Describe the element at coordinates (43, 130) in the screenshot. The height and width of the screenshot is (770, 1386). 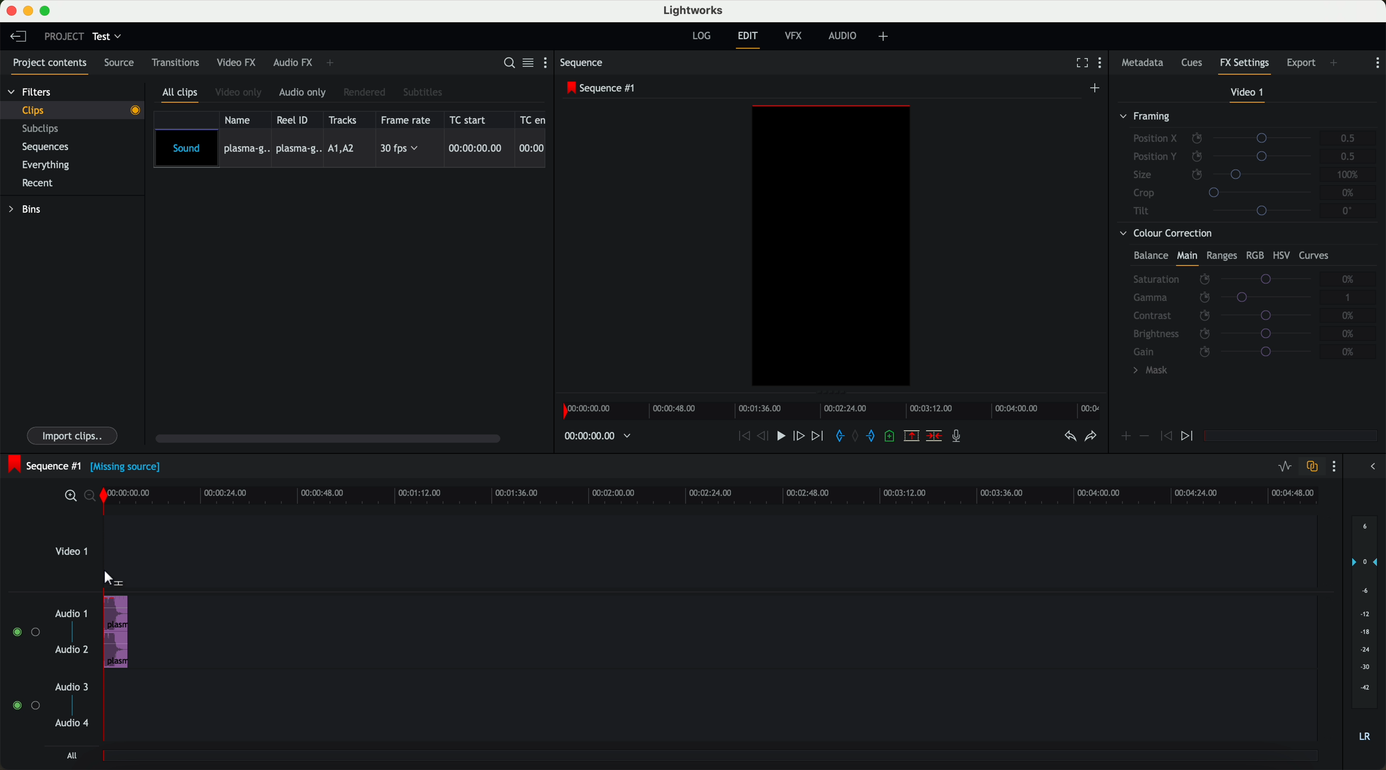
I see `subclips` at that location.